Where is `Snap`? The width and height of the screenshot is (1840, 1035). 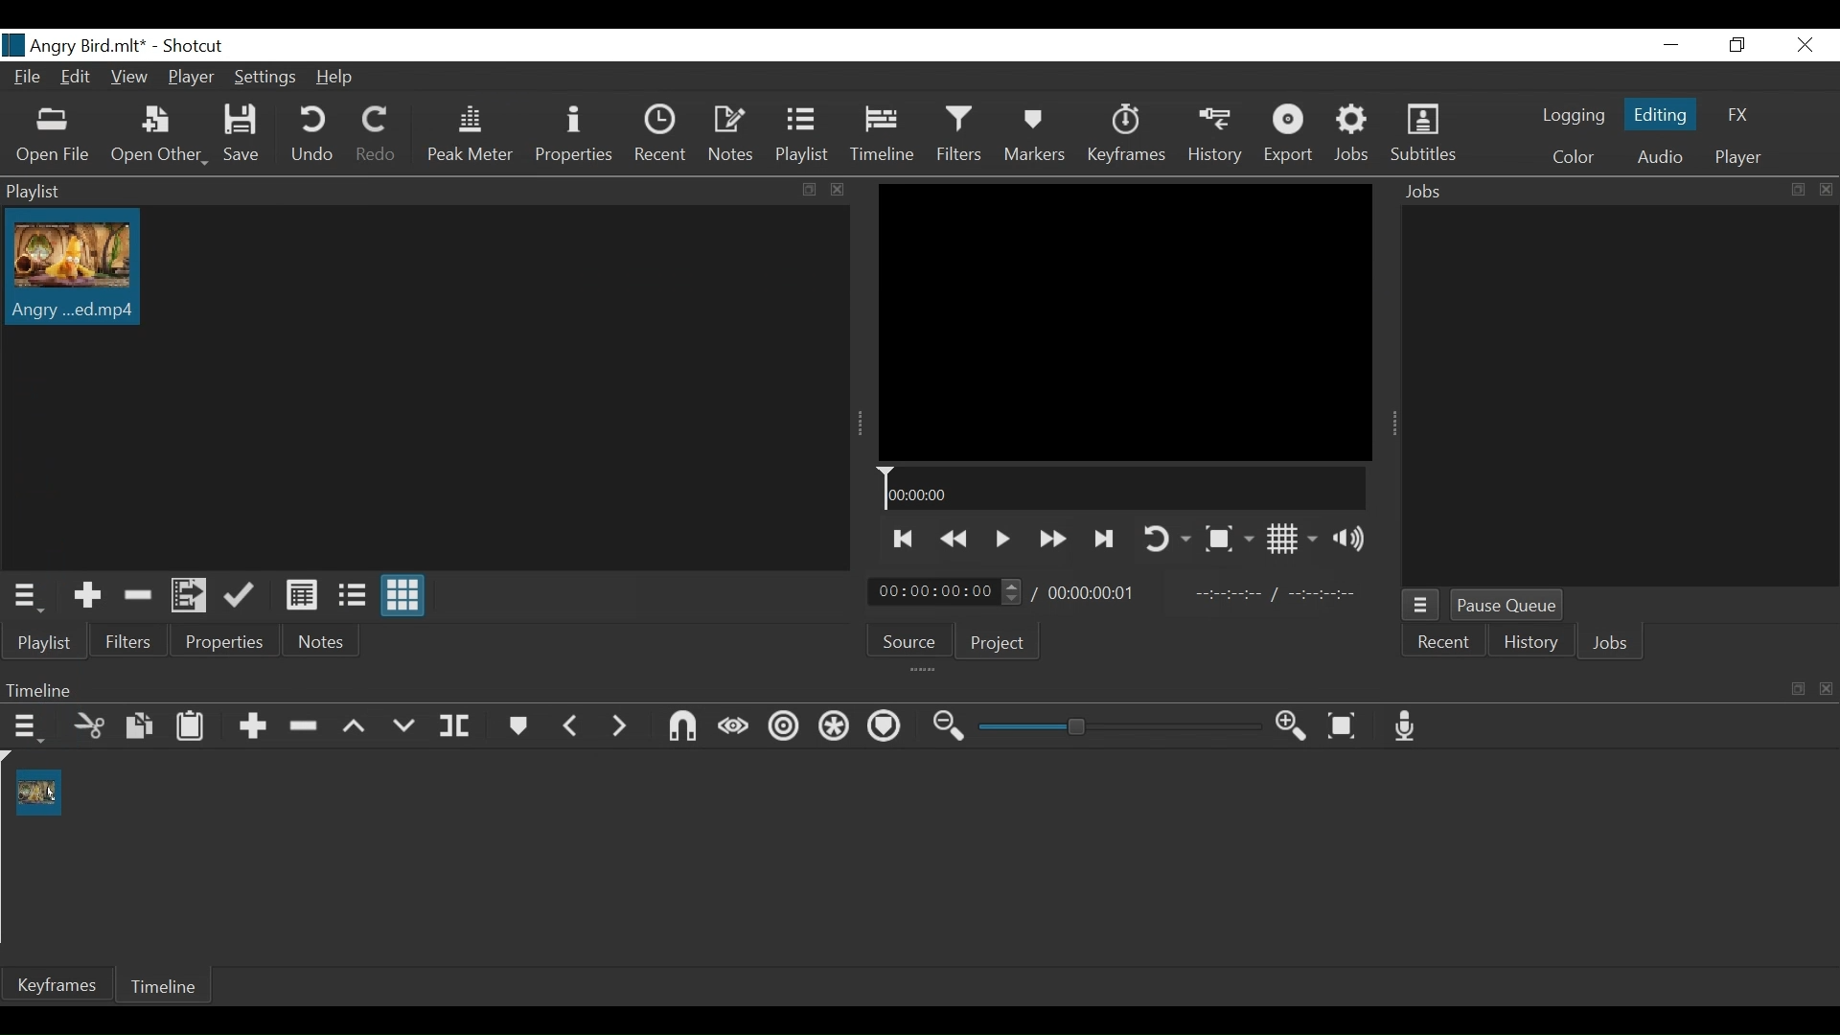
Snap is located at coordinates (681, 726).